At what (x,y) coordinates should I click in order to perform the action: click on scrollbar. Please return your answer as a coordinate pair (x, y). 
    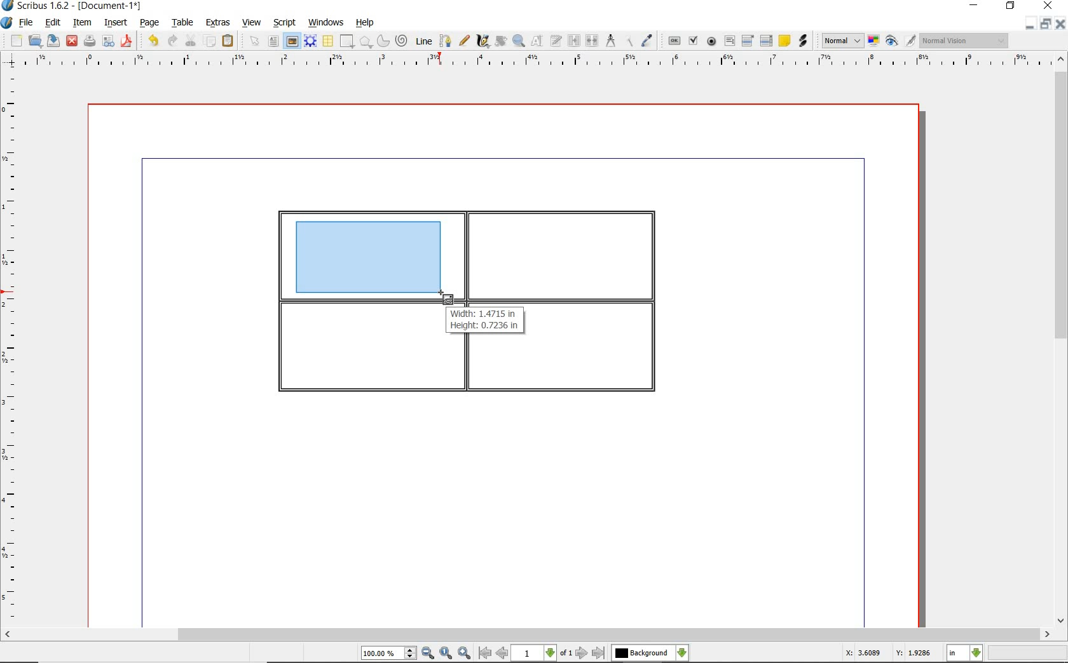
    Looking at the image, I should click on (527, 635).